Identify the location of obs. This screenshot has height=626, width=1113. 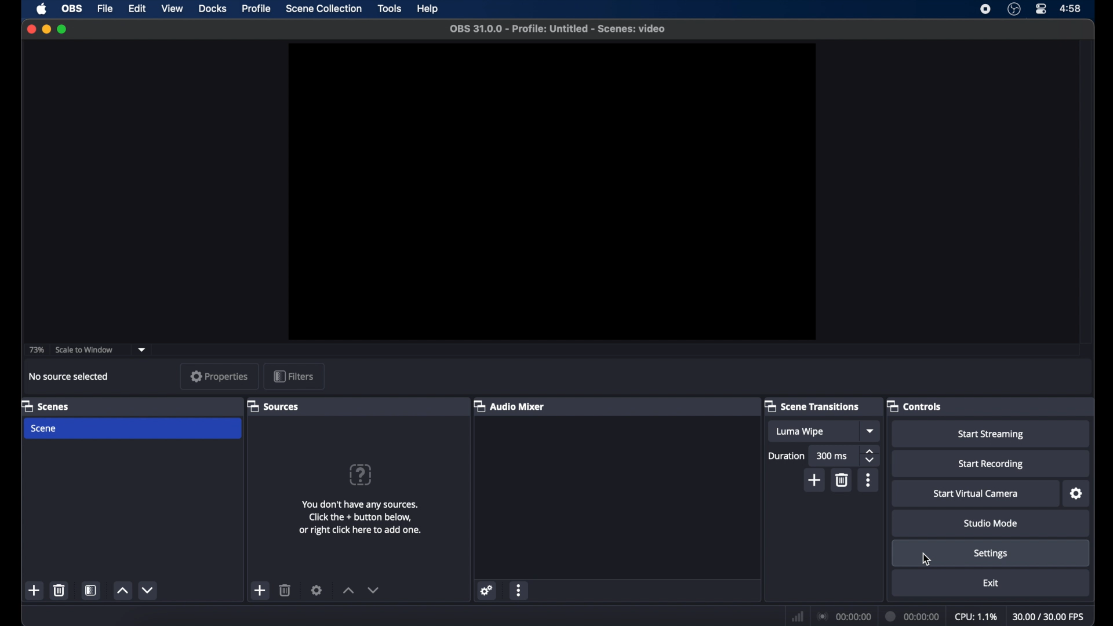
(71, 9).